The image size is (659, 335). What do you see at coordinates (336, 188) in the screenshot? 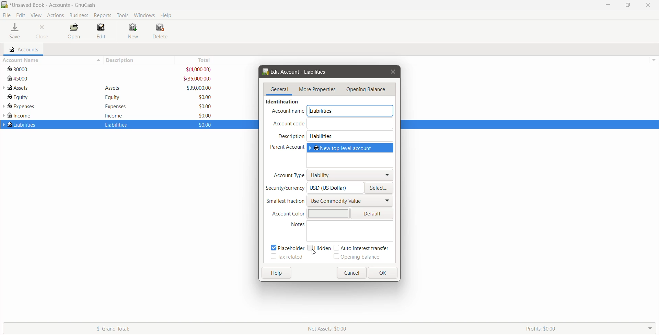
I see `Set currency` at bounding box center [336, 188].